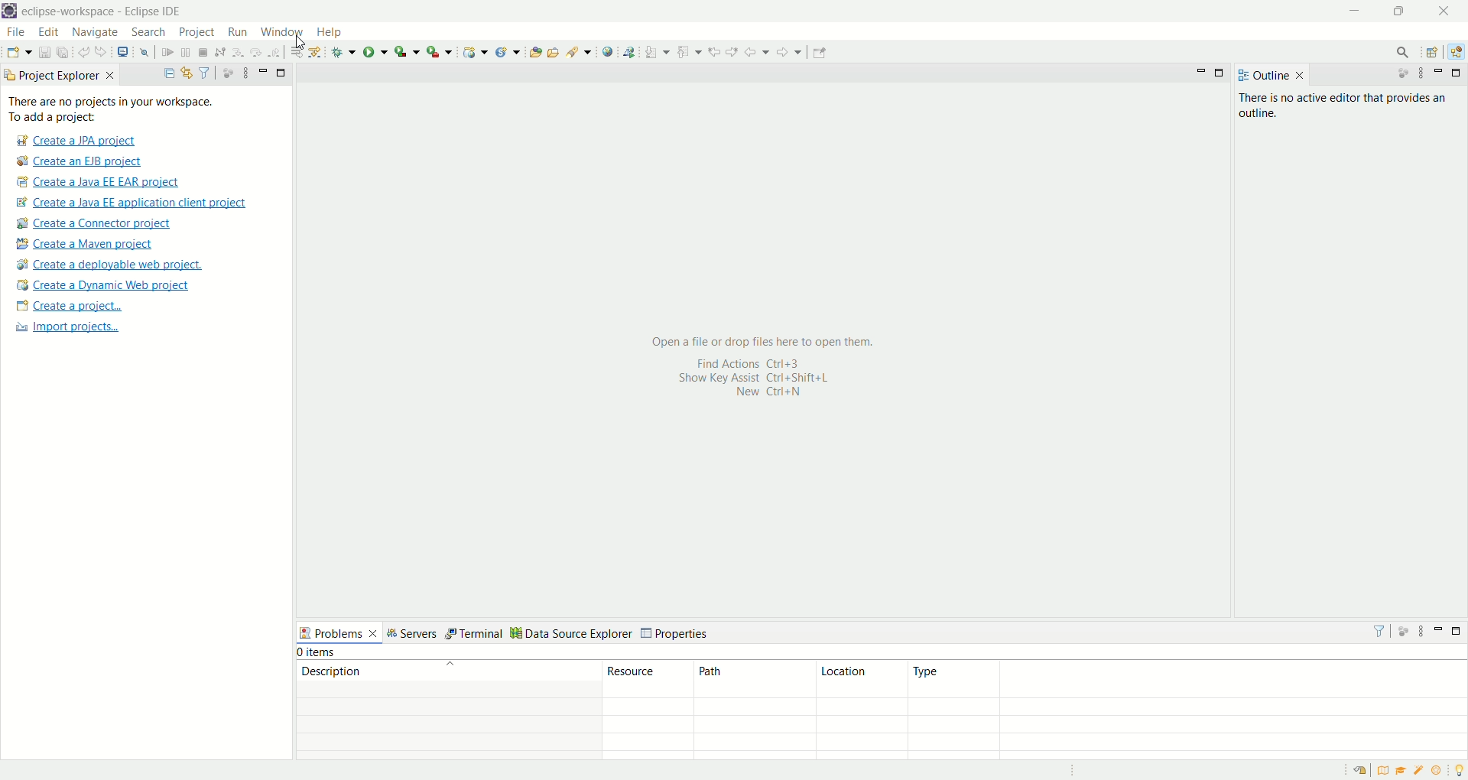  I want to click on servers, so click(411, 632).